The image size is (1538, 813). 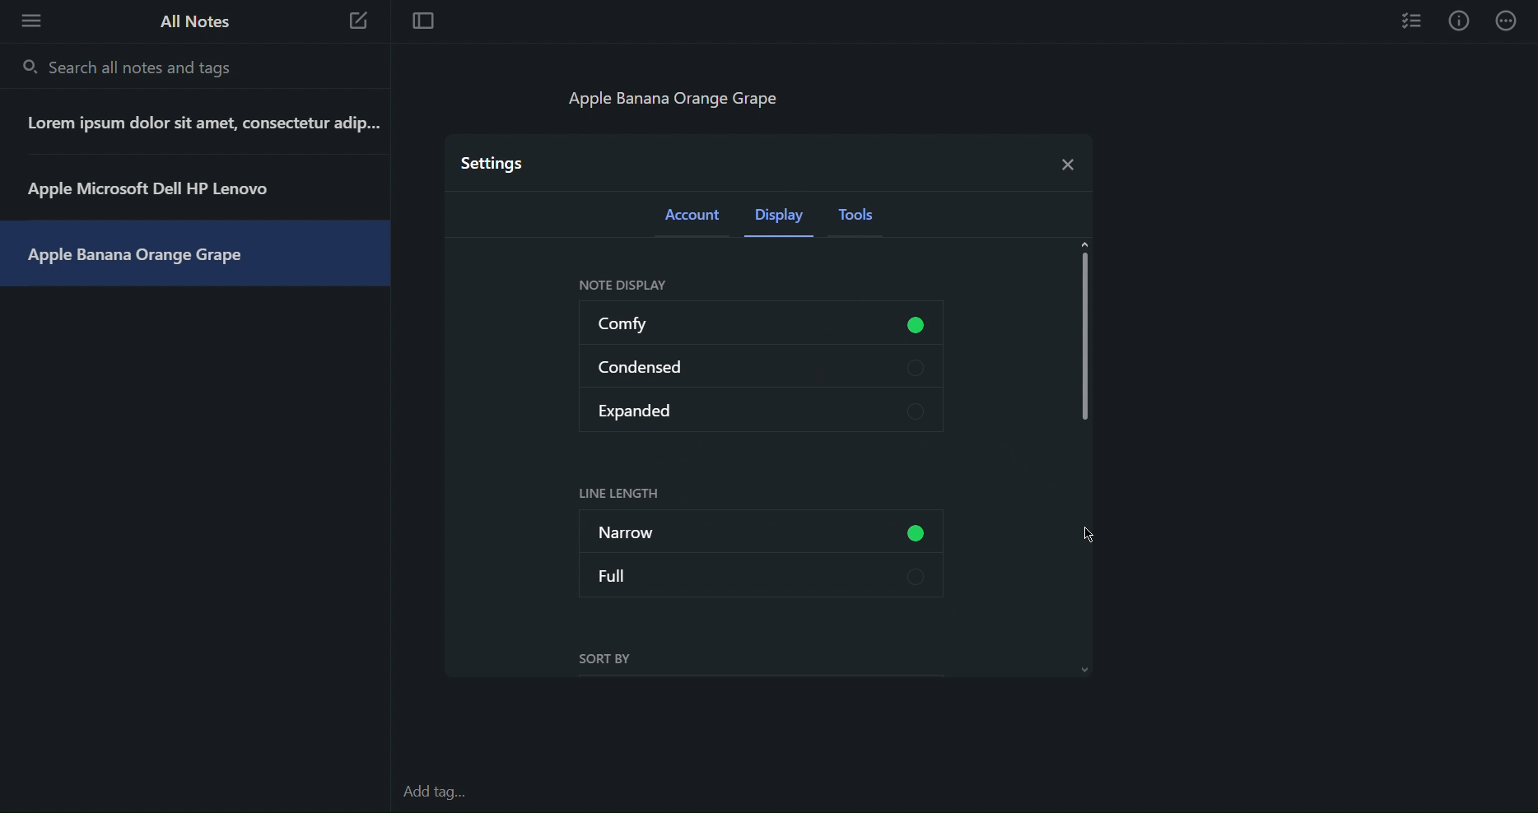 What do you see at coordinates (762, 575) in the screenshot?
I see `Full` at bounding box center [762, 575].